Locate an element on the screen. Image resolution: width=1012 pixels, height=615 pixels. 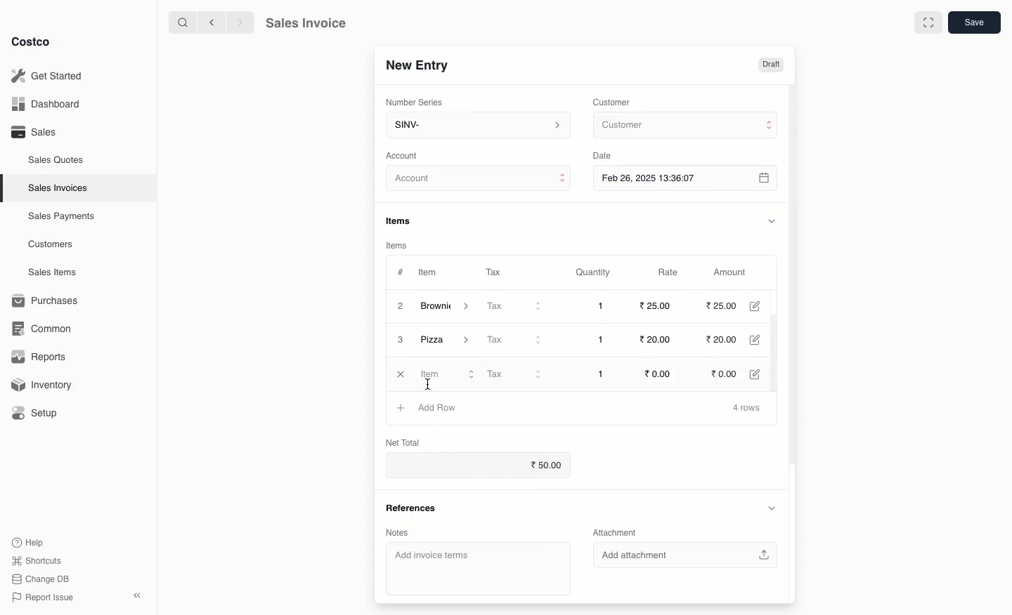
Item is located at coordinates (429, 274).